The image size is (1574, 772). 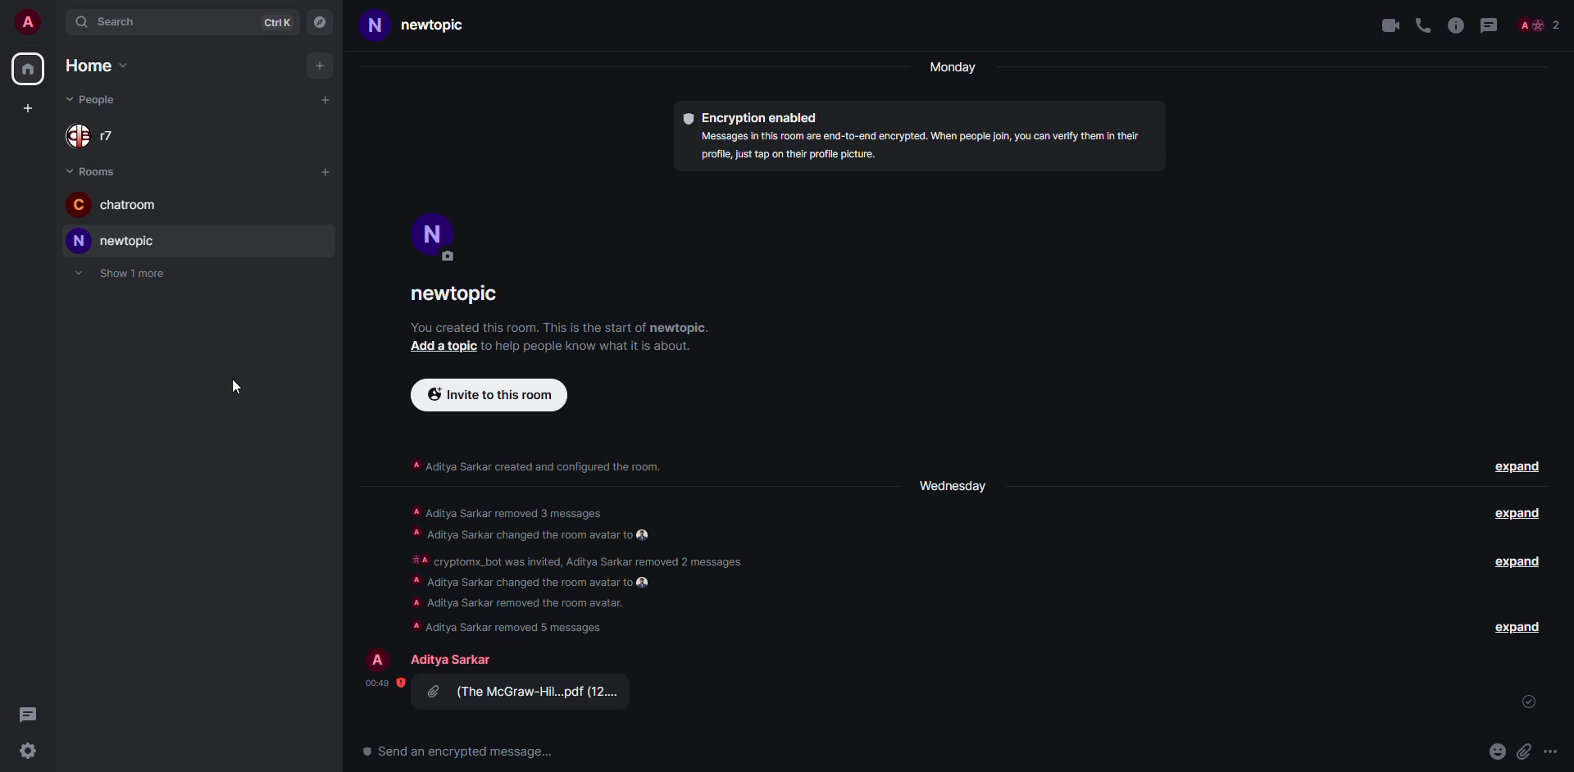 I want to click on adjust, so click(x=195, y=289).